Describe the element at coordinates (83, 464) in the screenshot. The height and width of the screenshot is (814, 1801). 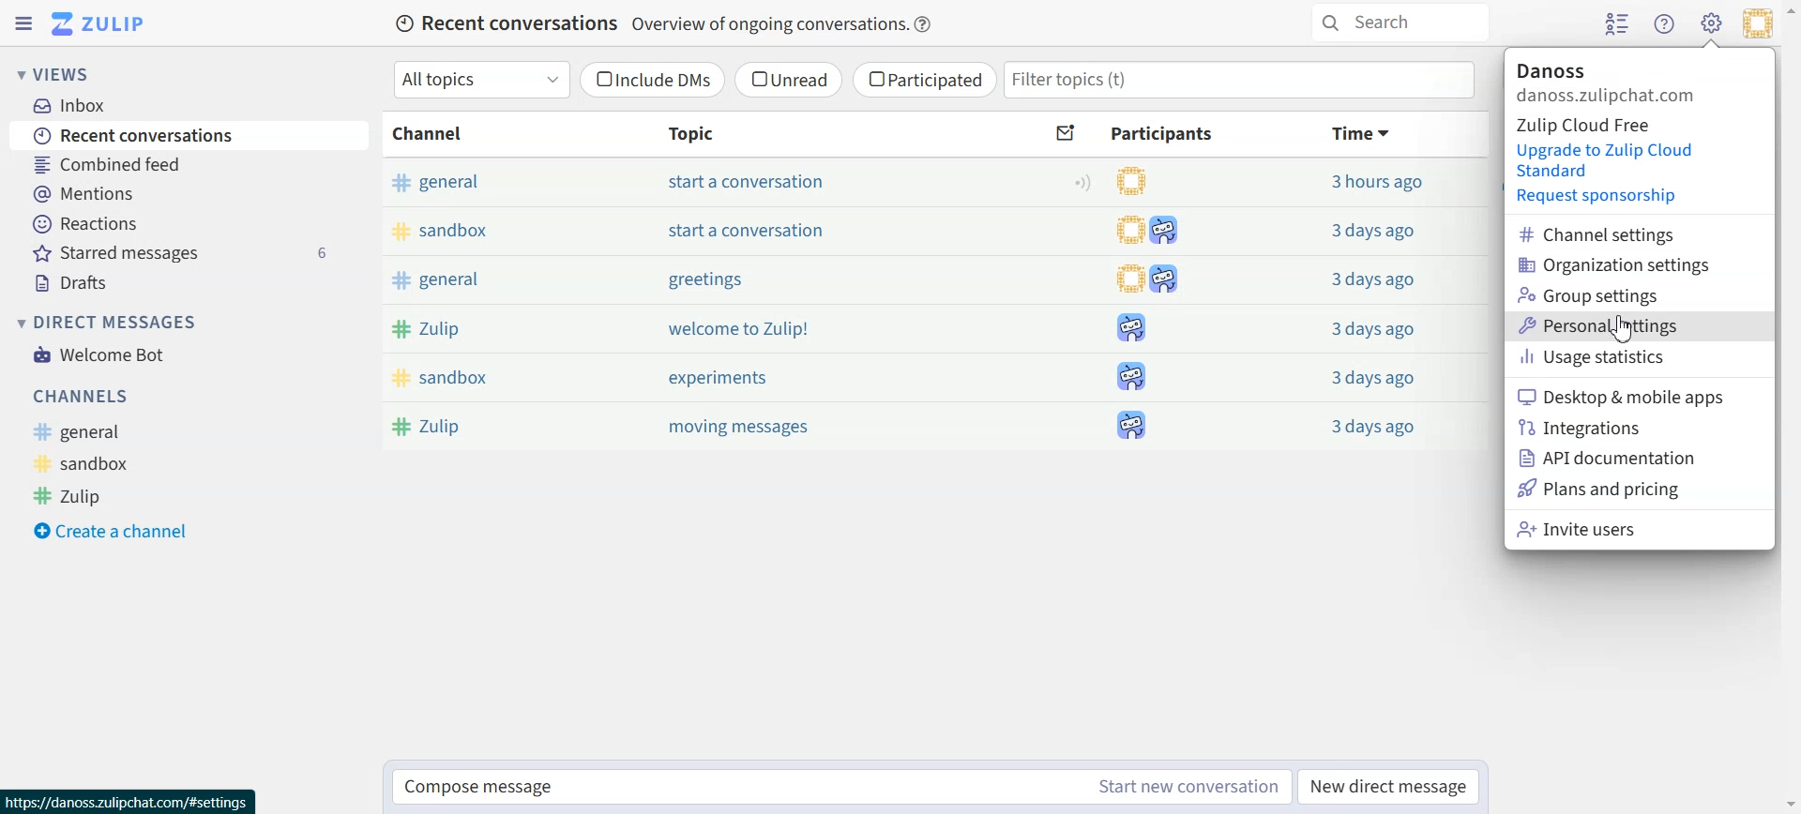
I see `Sandbox` at that location.